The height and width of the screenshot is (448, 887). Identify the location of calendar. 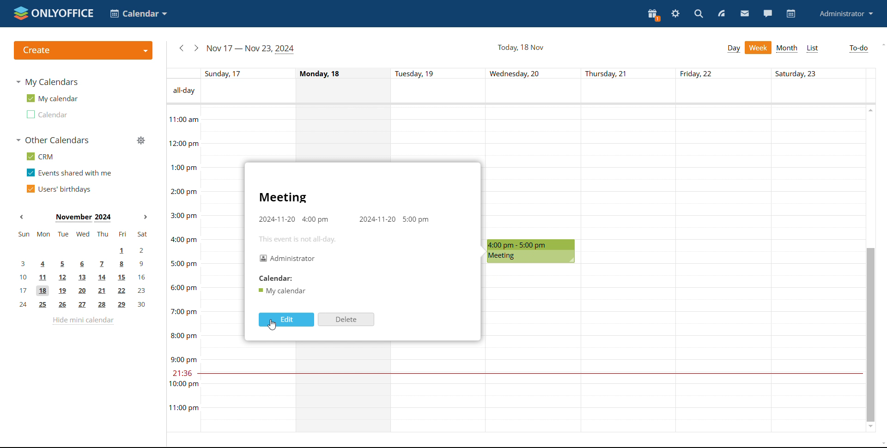
(791, 14).